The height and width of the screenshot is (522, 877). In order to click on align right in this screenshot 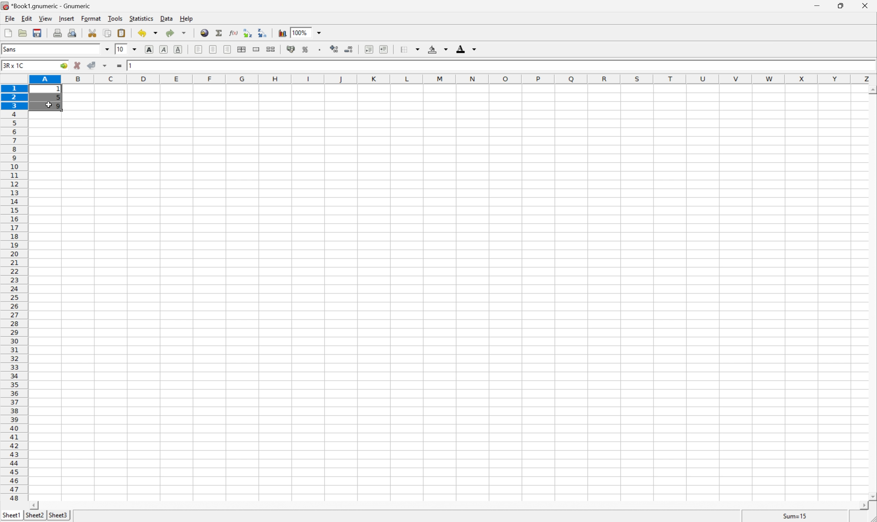, I will do `click(228, 49)`.